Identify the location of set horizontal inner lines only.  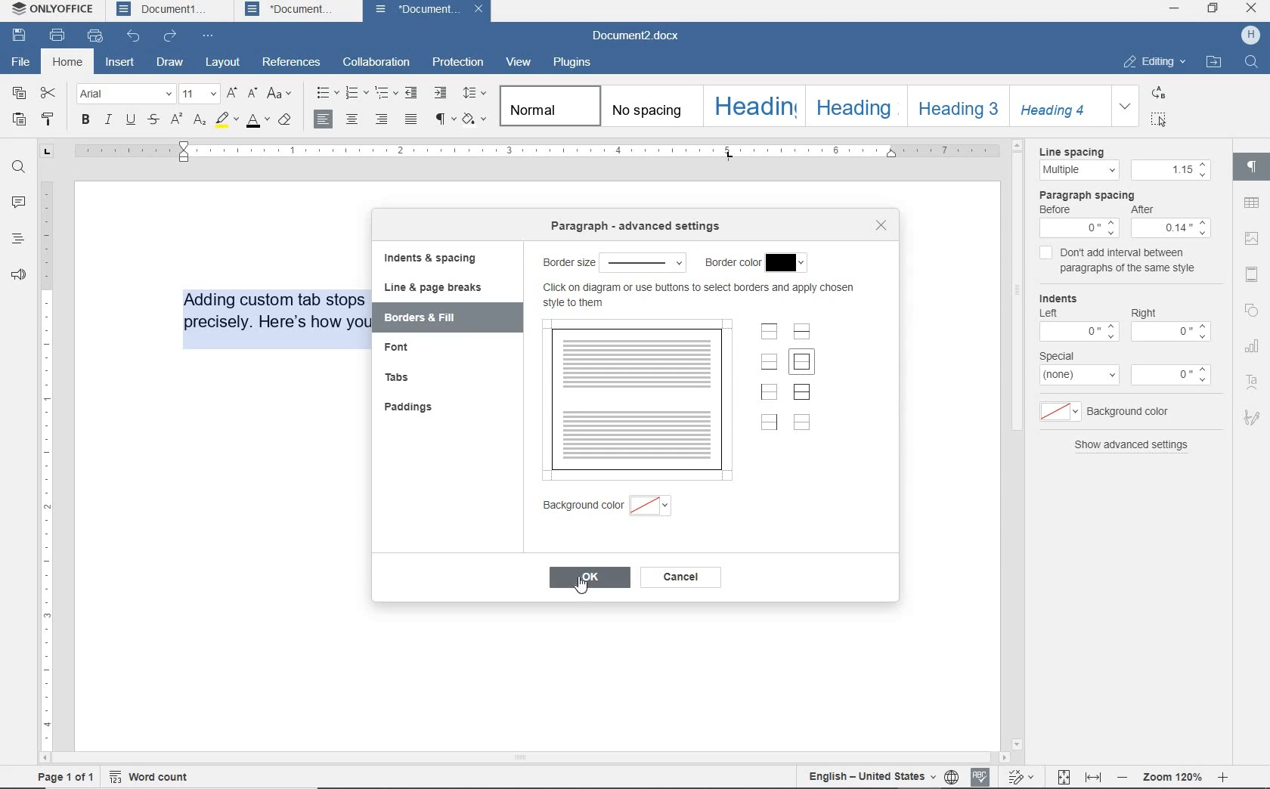
(804, 332).